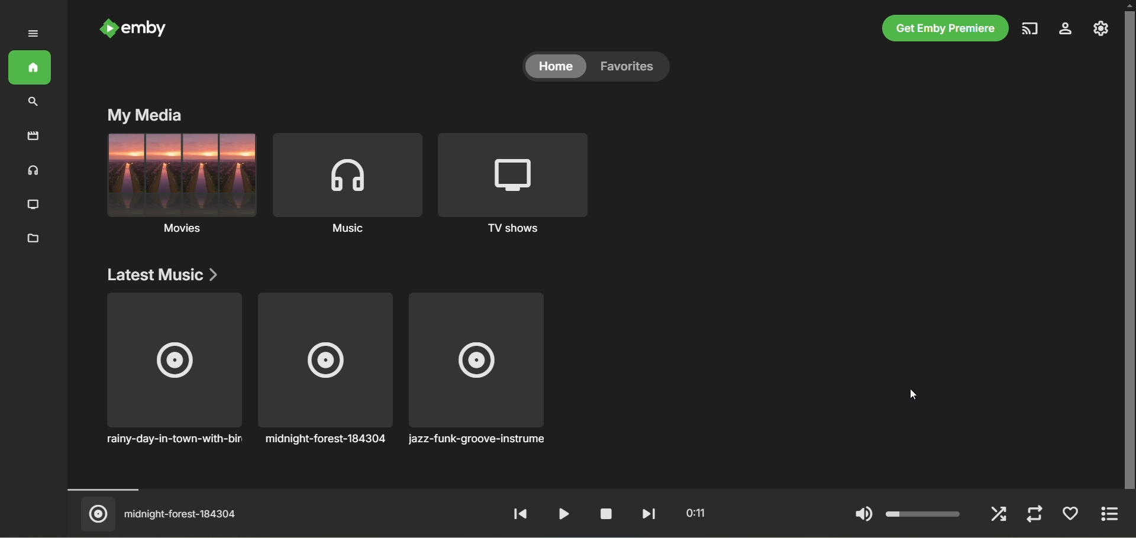 This screenshot has width=1136, height=538. What do you see at coordinates (1101, 28) in the screenshot?
I see `manage emby server` at bounding box center [1101, 28].